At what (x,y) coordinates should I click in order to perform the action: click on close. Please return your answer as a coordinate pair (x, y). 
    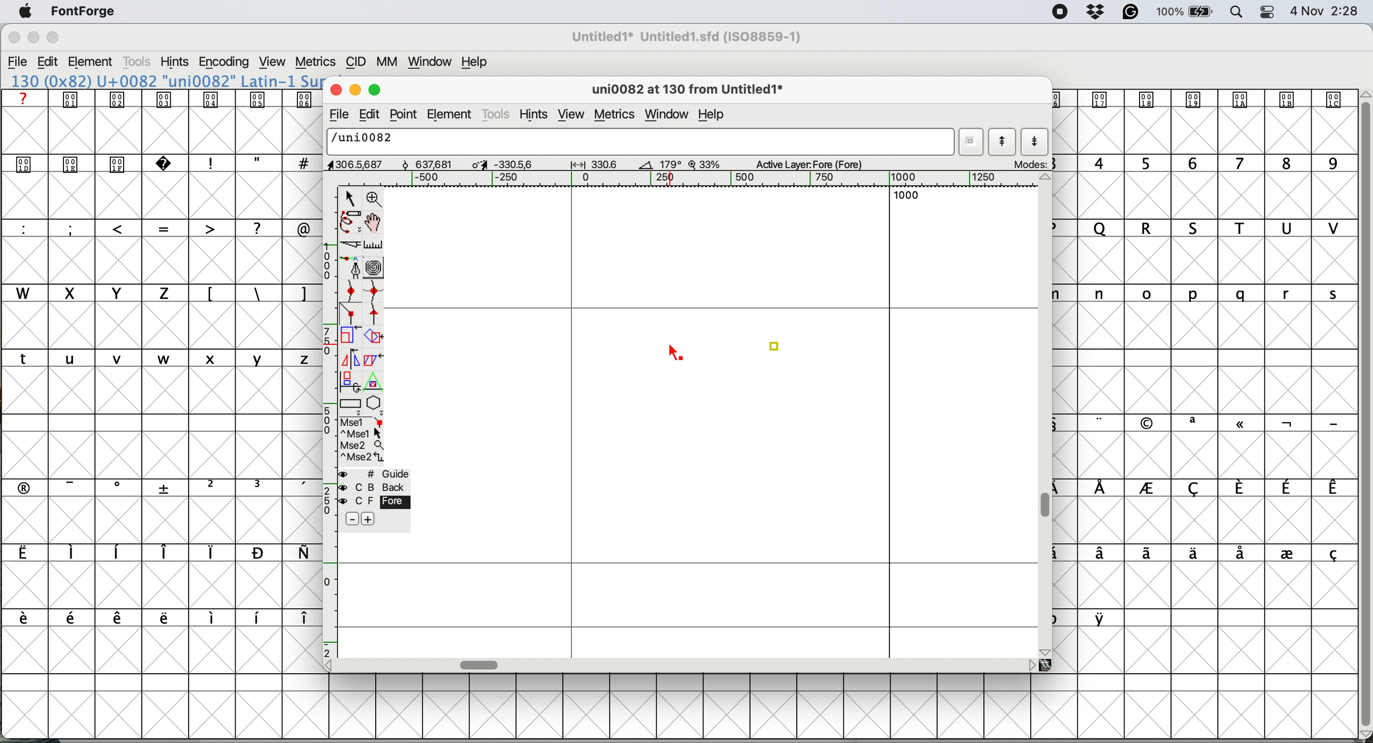
    Looking at the image, I should click on (334, 88).